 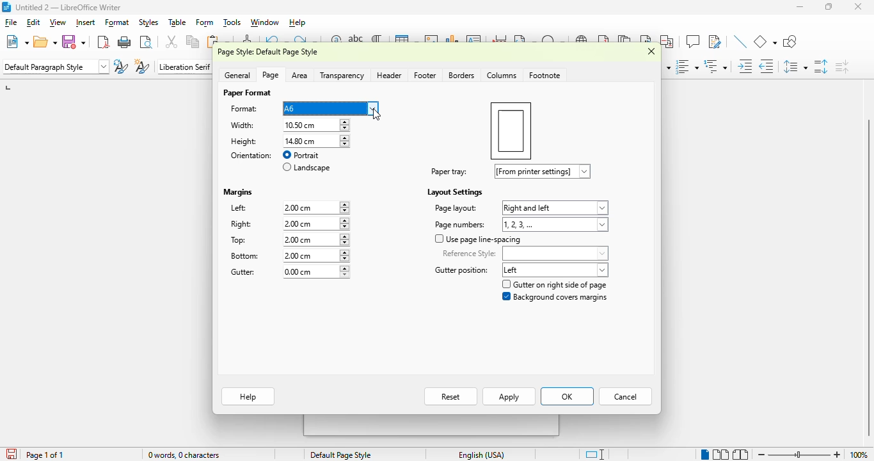 I want to click on gutter position: left, so click(x=520, y=270).